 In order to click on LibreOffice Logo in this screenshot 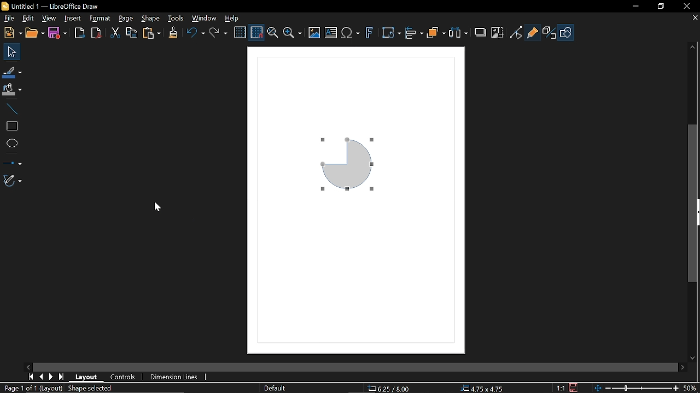, I will do `click(6, 7)`.